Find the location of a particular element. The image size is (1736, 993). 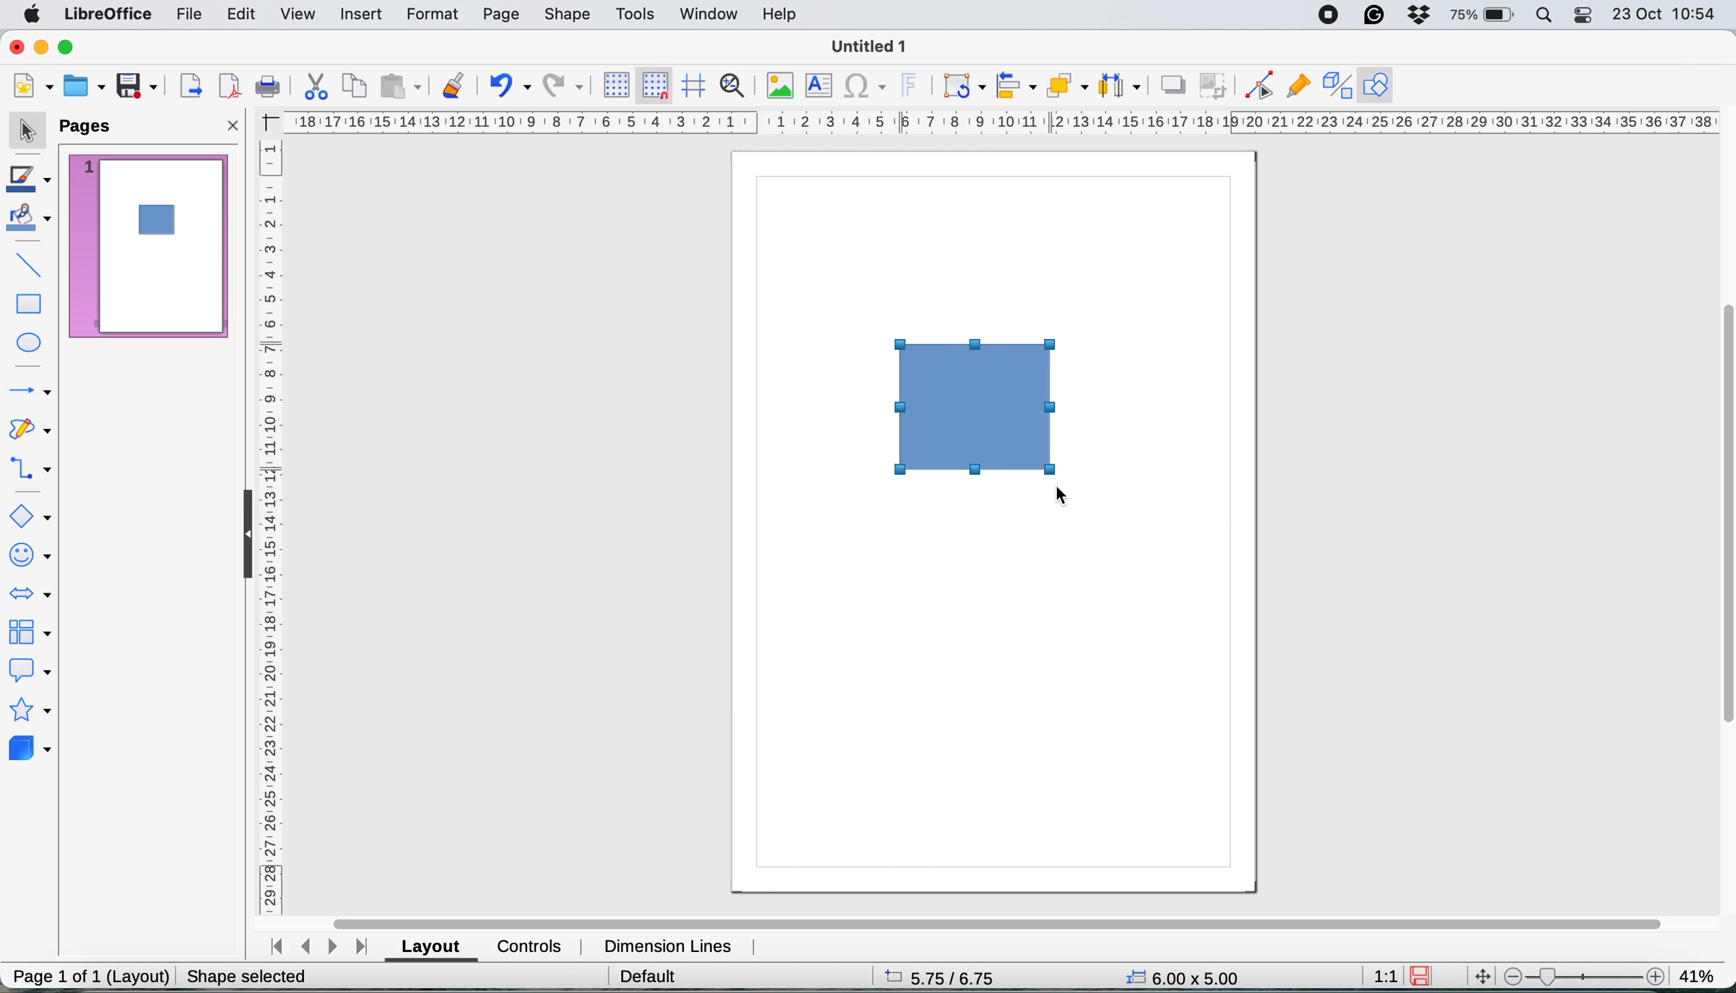

symbol shapes is located at coordinates (29, 552).